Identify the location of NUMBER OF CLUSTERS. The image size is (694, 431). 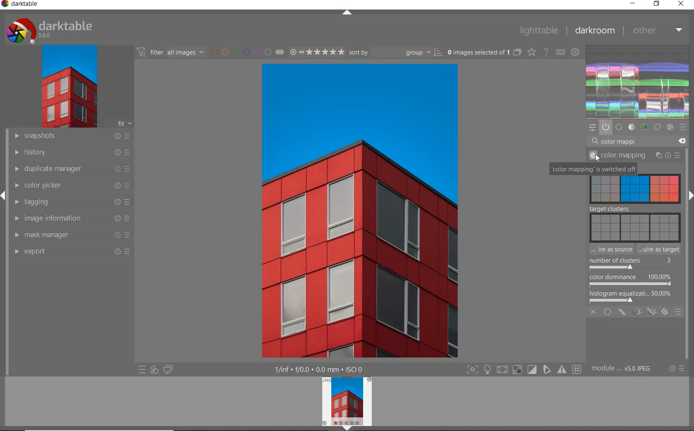
(629, 263).